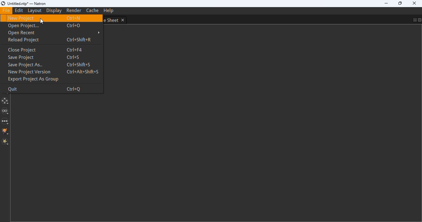  Describe the element at coordinates (6, 112) in the screenshot. I see `views` at that location.